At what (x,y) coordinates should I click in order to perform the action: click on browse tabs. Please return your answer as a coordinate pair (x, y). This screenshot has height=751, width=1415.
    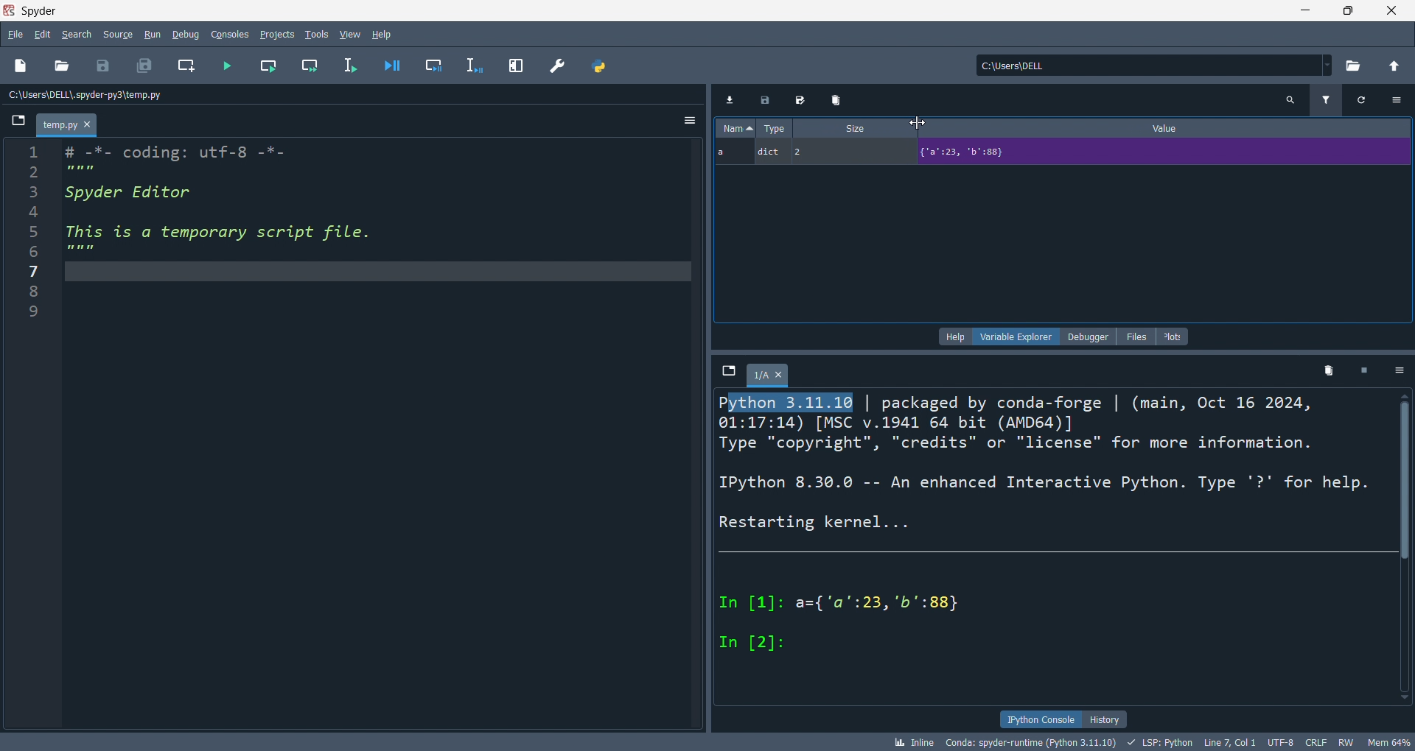
    Looking at the image, I should click on (15, 121).